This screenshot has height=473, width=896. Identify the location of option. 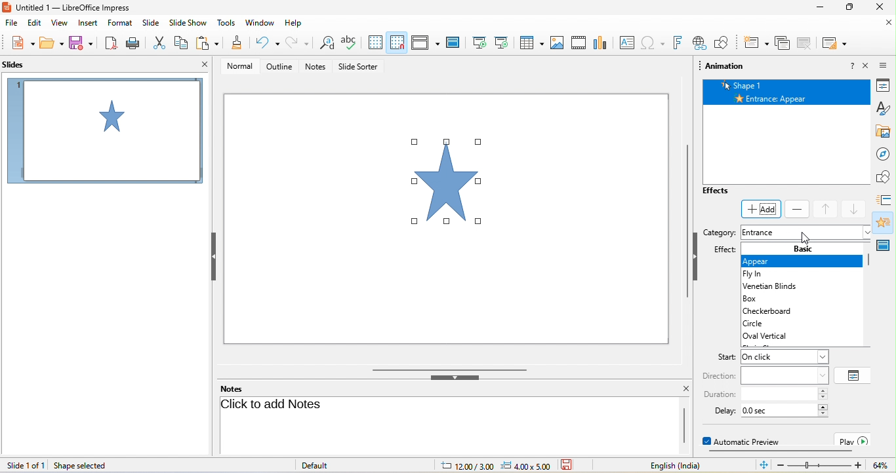
(854, 375).